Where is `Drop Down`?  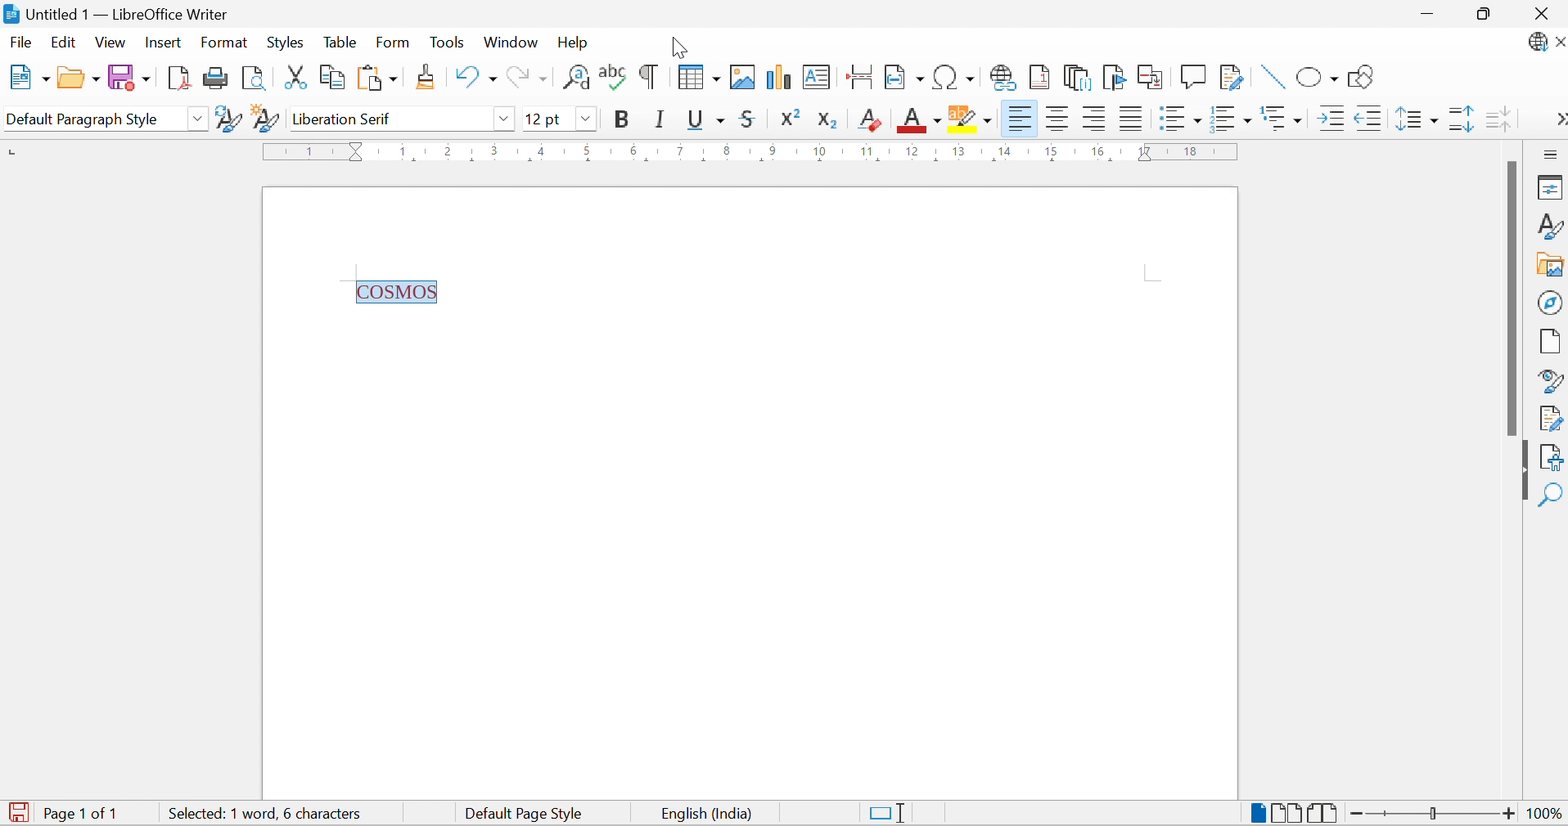 Drop Down is located at coordinates (199, 119).